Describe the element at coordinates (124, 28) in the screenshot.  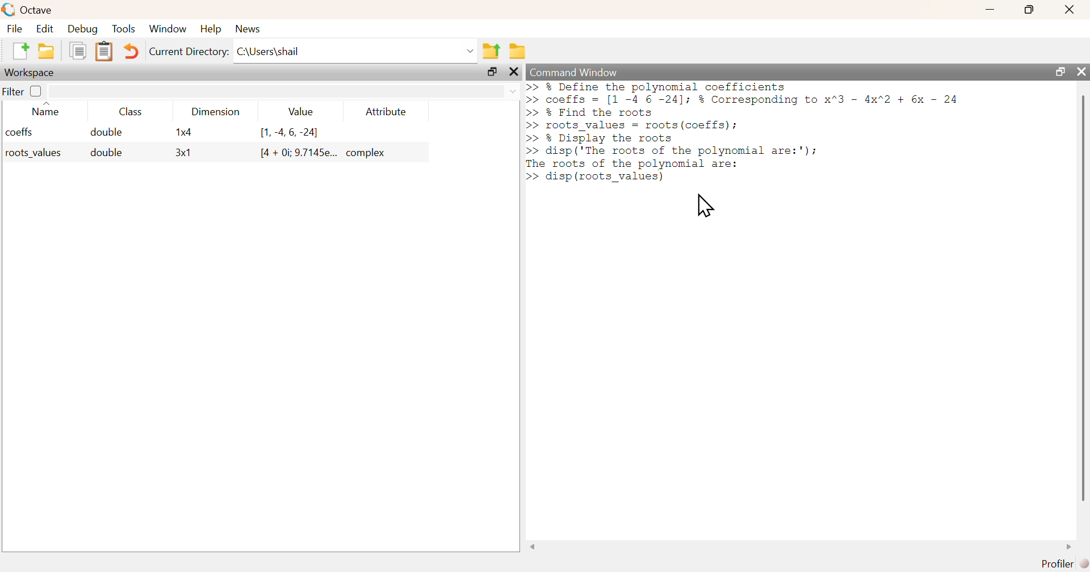
I see `Tools` at that location.